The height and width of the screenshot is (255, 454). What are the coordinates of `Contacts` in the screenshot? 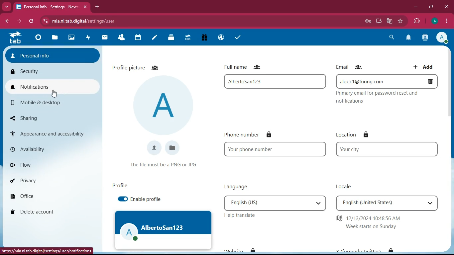 It's located at (122, 38).